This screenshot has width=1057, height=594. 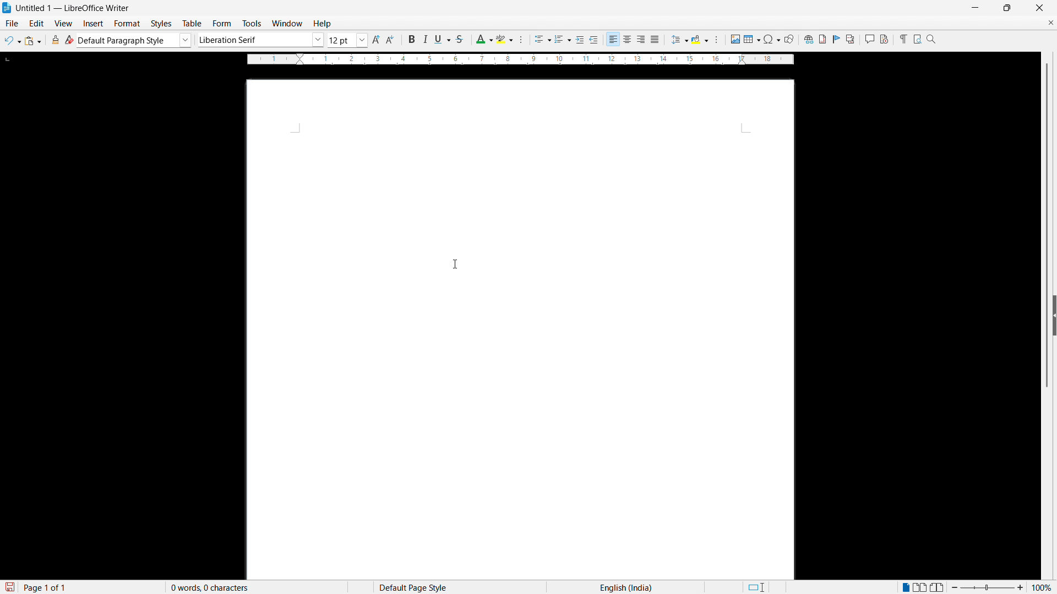 What do you see at coordinates (807, 38) in the screenshot?
I see `Add link ` at bounding box center [807, 38].